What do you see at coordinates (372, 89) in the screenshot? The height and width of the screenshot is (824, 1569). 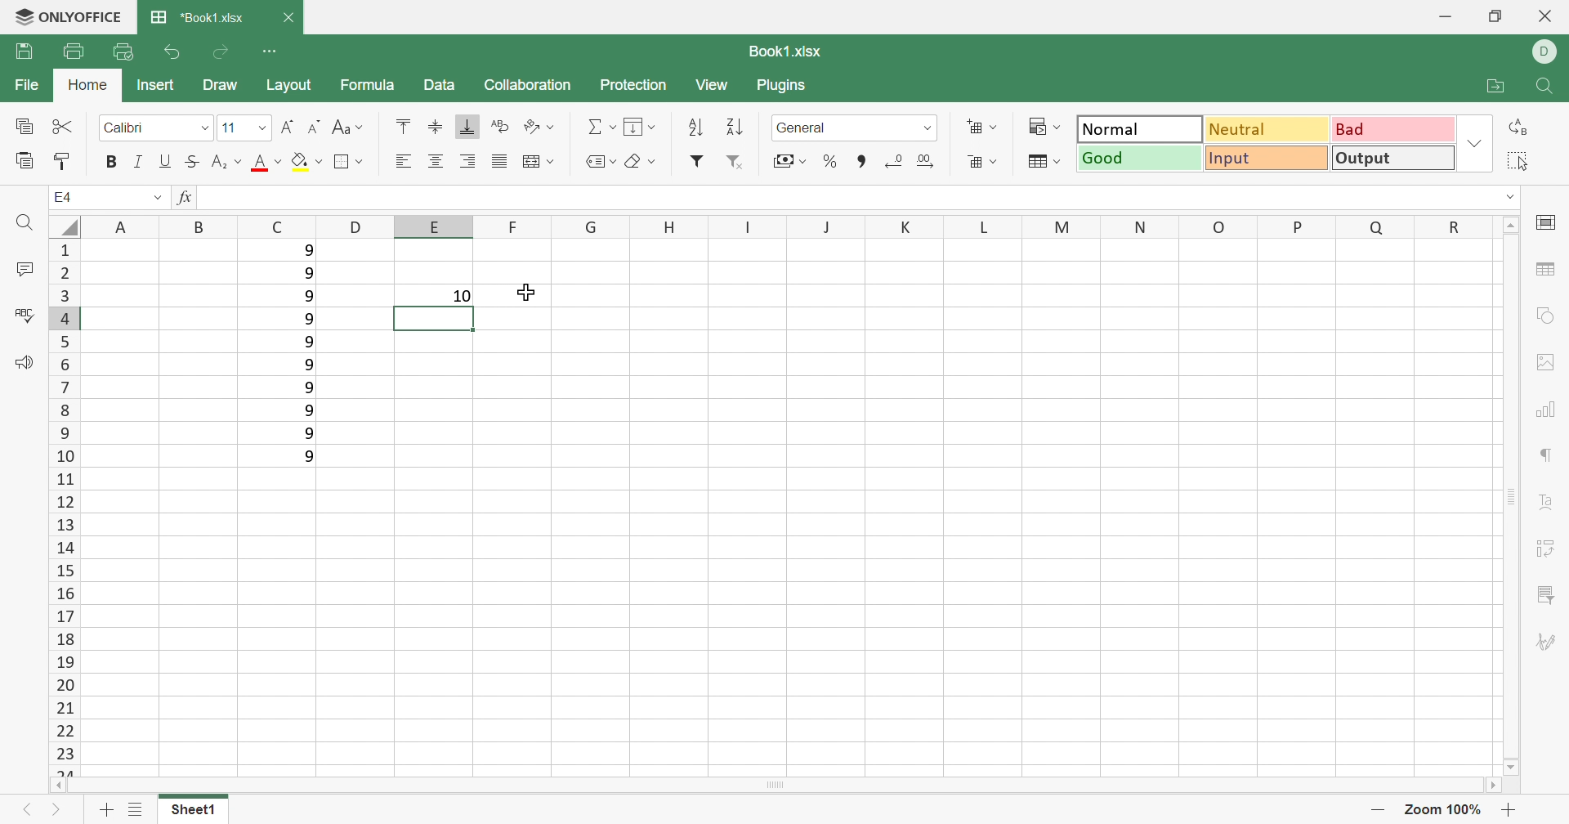 I see `Formula` at bounding box center [372, 89].